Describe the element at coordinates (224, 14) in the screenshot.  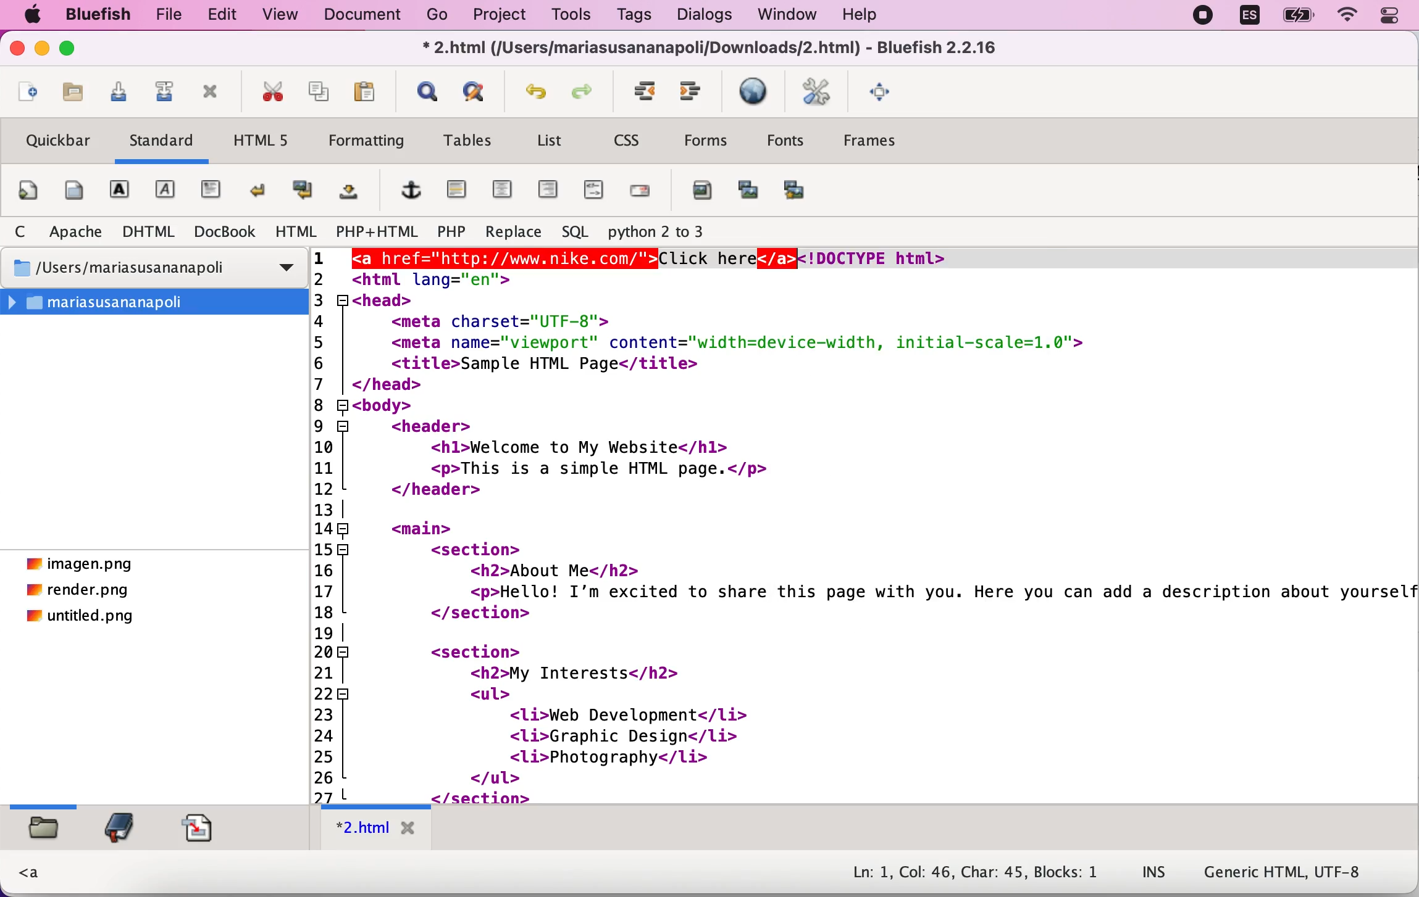
I see `edit` at that location.